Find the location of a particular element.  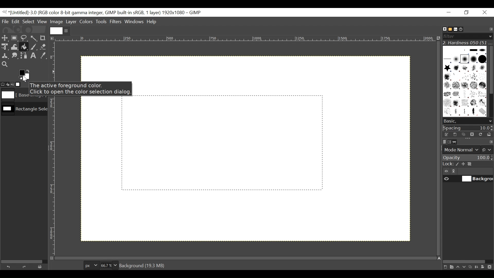

Filters is located at coordinates (116, 22).